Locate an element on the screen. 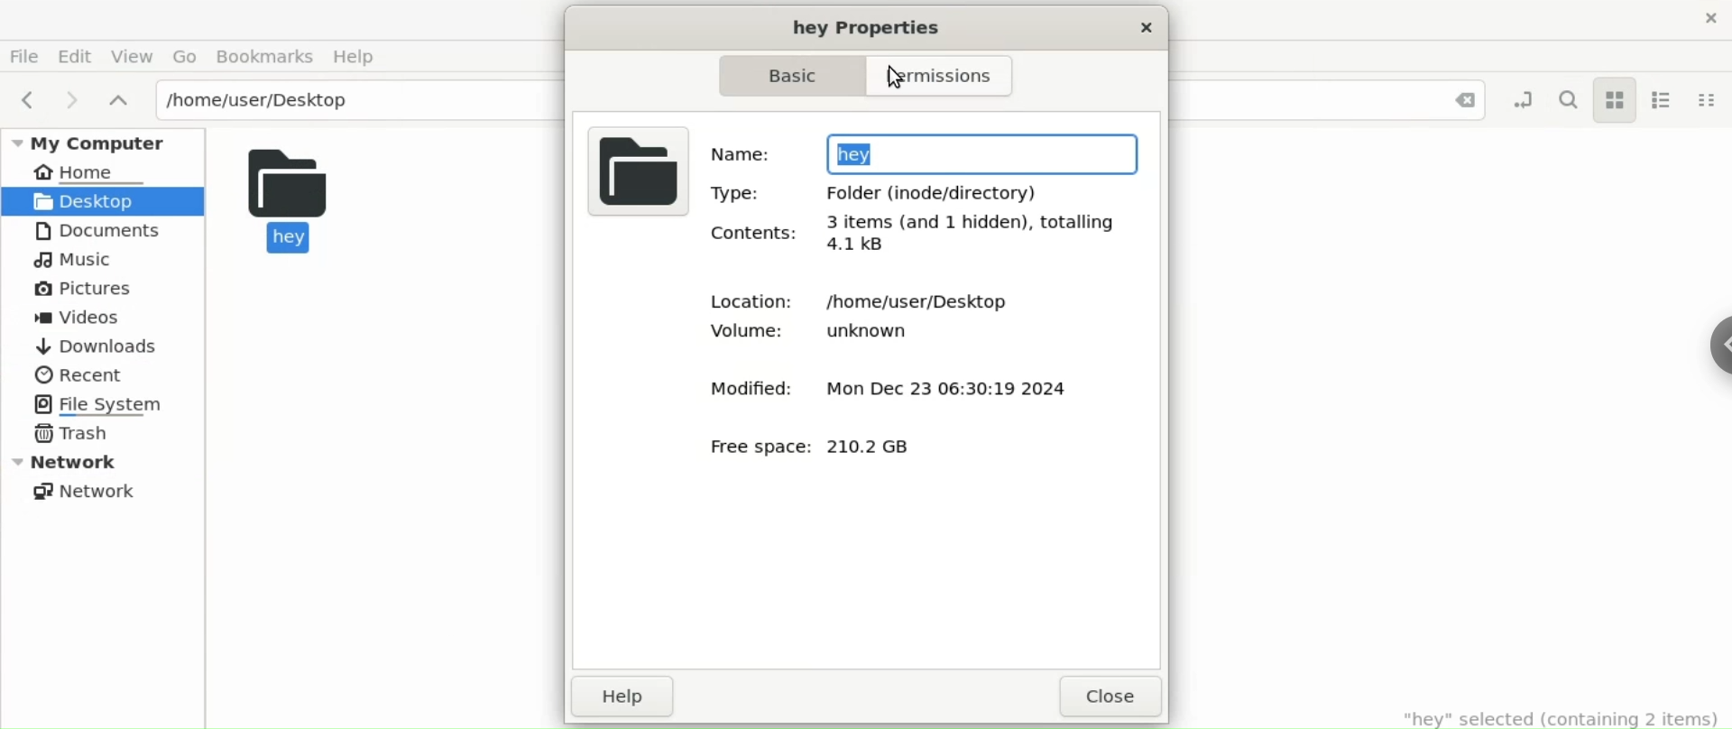  file is located at coordinates (634, 173).